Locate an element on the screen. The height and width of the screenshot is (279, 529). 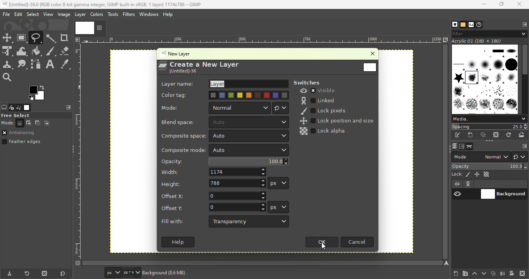
Offset Y is located at coordinates (211, 207).